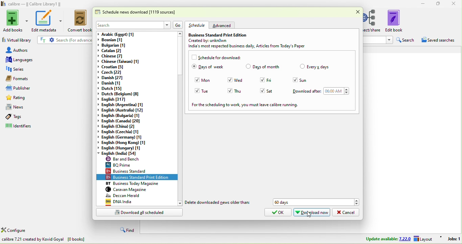 The image size is (462, 244). What do you see at coordinates (179, 25) in the screenshot?
I see `go` at bounding box center [179, 25].